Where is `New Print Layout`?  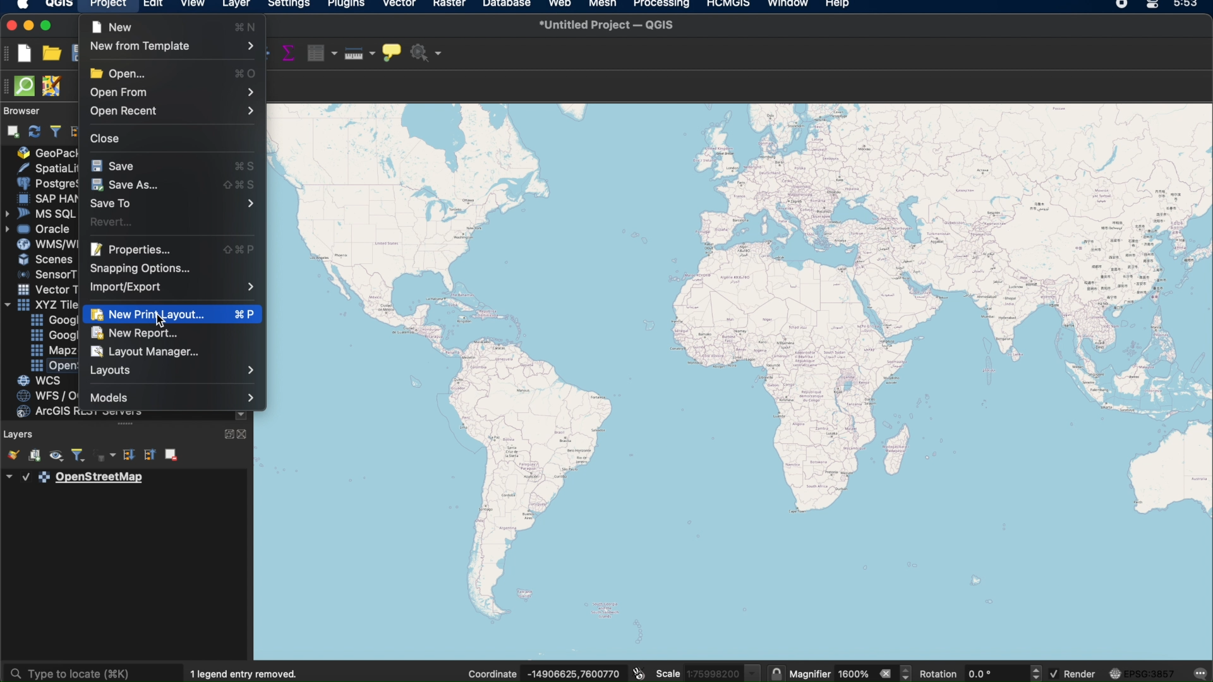 New Print Layout is located at coordinates (174, 315).